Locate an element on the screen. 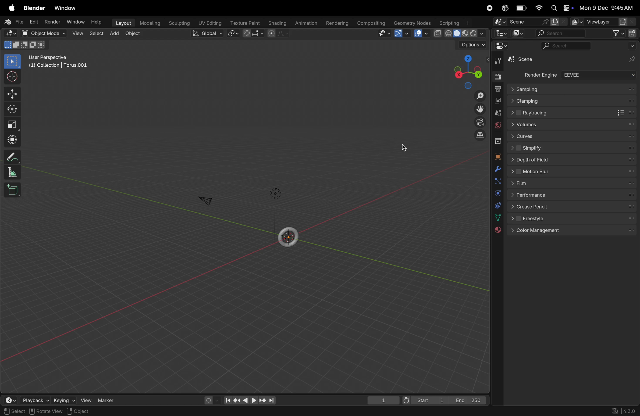  keying is located at coordinates (64, 401).